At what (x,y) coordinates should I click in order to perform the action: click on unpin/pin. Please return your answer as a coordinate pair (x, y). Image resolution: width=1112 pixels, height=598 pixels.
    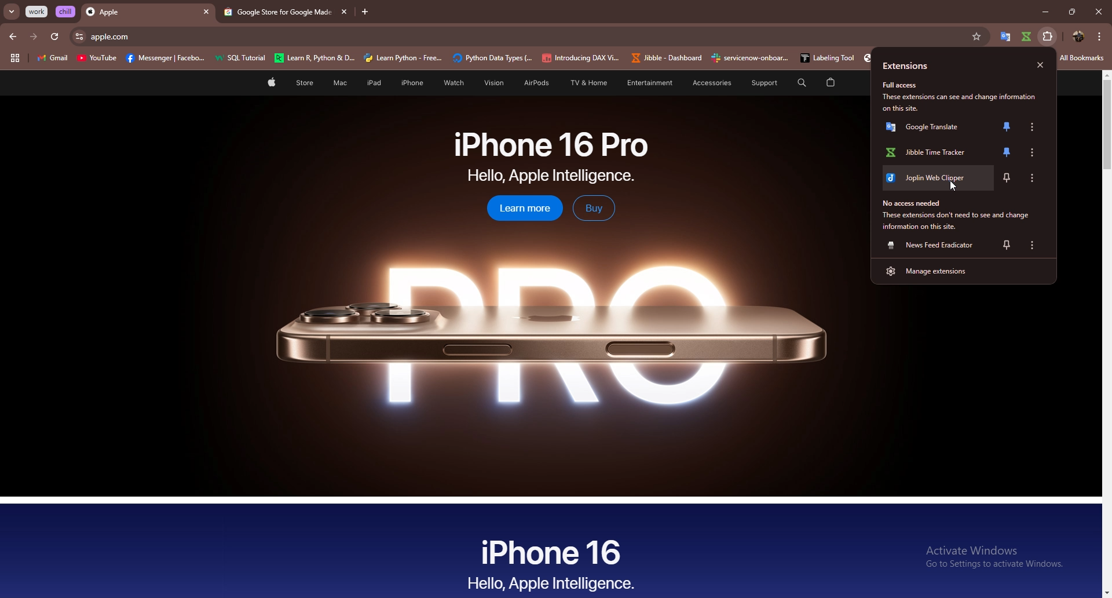
    Looking at the image, I should click on (1006, 153).